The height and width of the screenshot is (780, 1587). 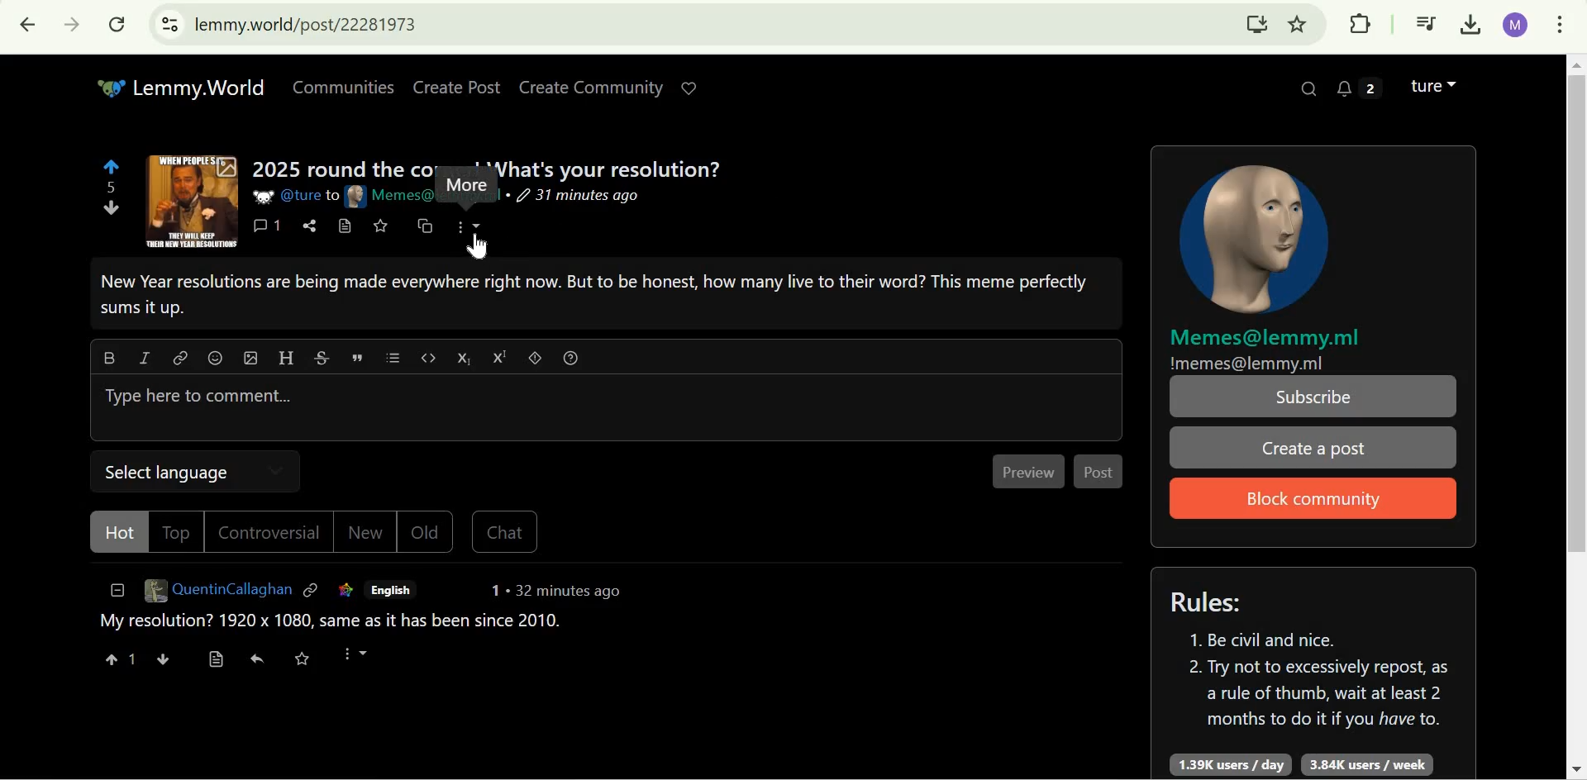 What do you see at coordinates (1433, 86) in the screenshot?
I see `Lemmy account` at bounding box center [1433, 86].